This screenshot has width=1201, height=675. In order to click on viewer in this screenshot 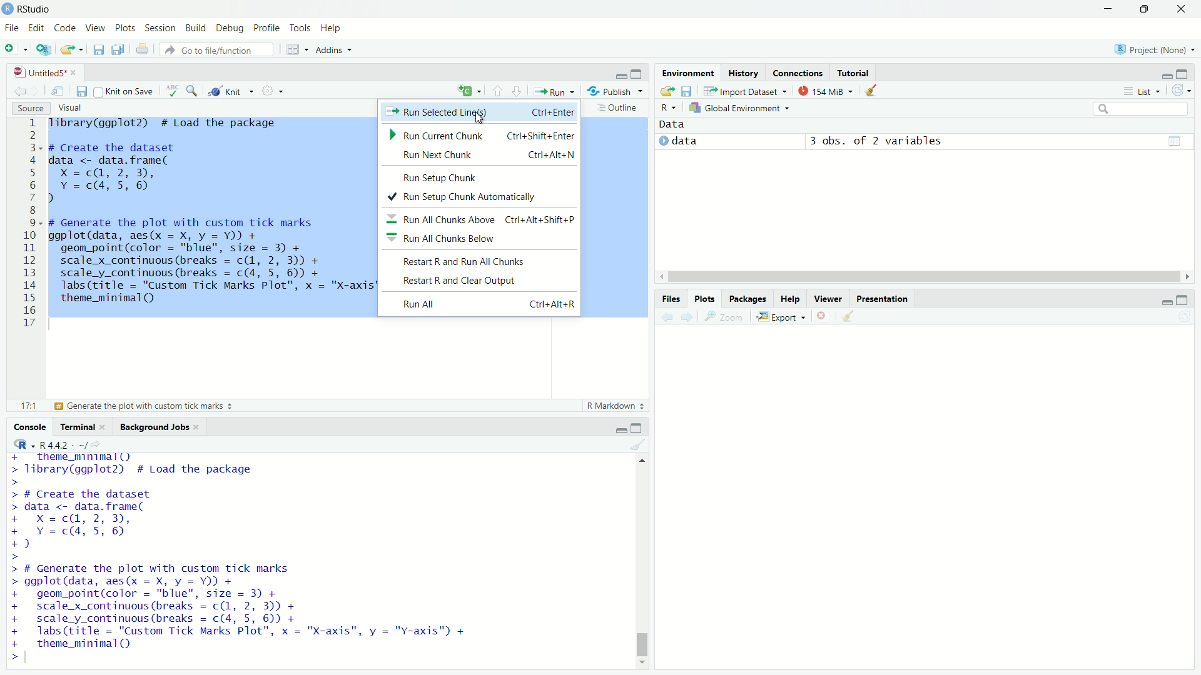, I will do `click(829, 297)`.